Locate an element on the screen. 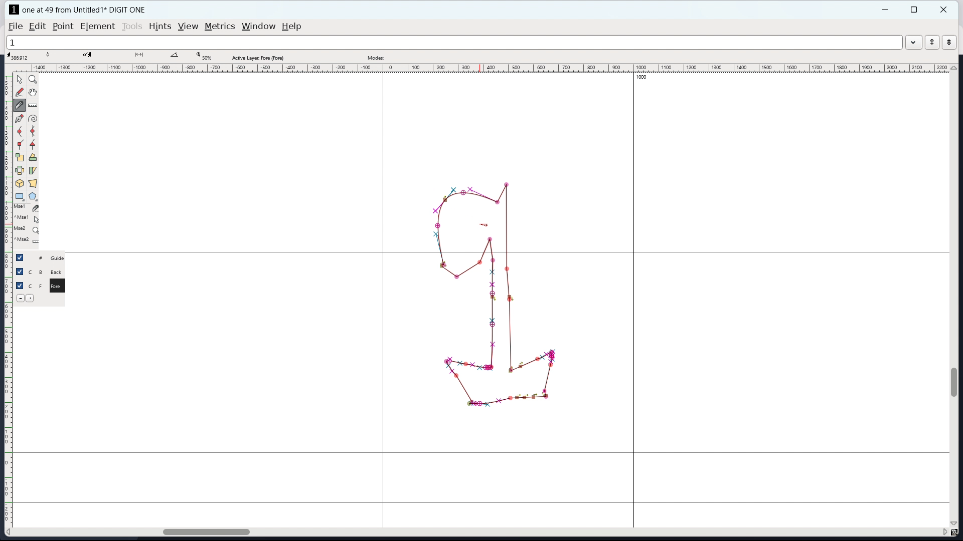  curve splitting done is located at coordinates (442, 199).